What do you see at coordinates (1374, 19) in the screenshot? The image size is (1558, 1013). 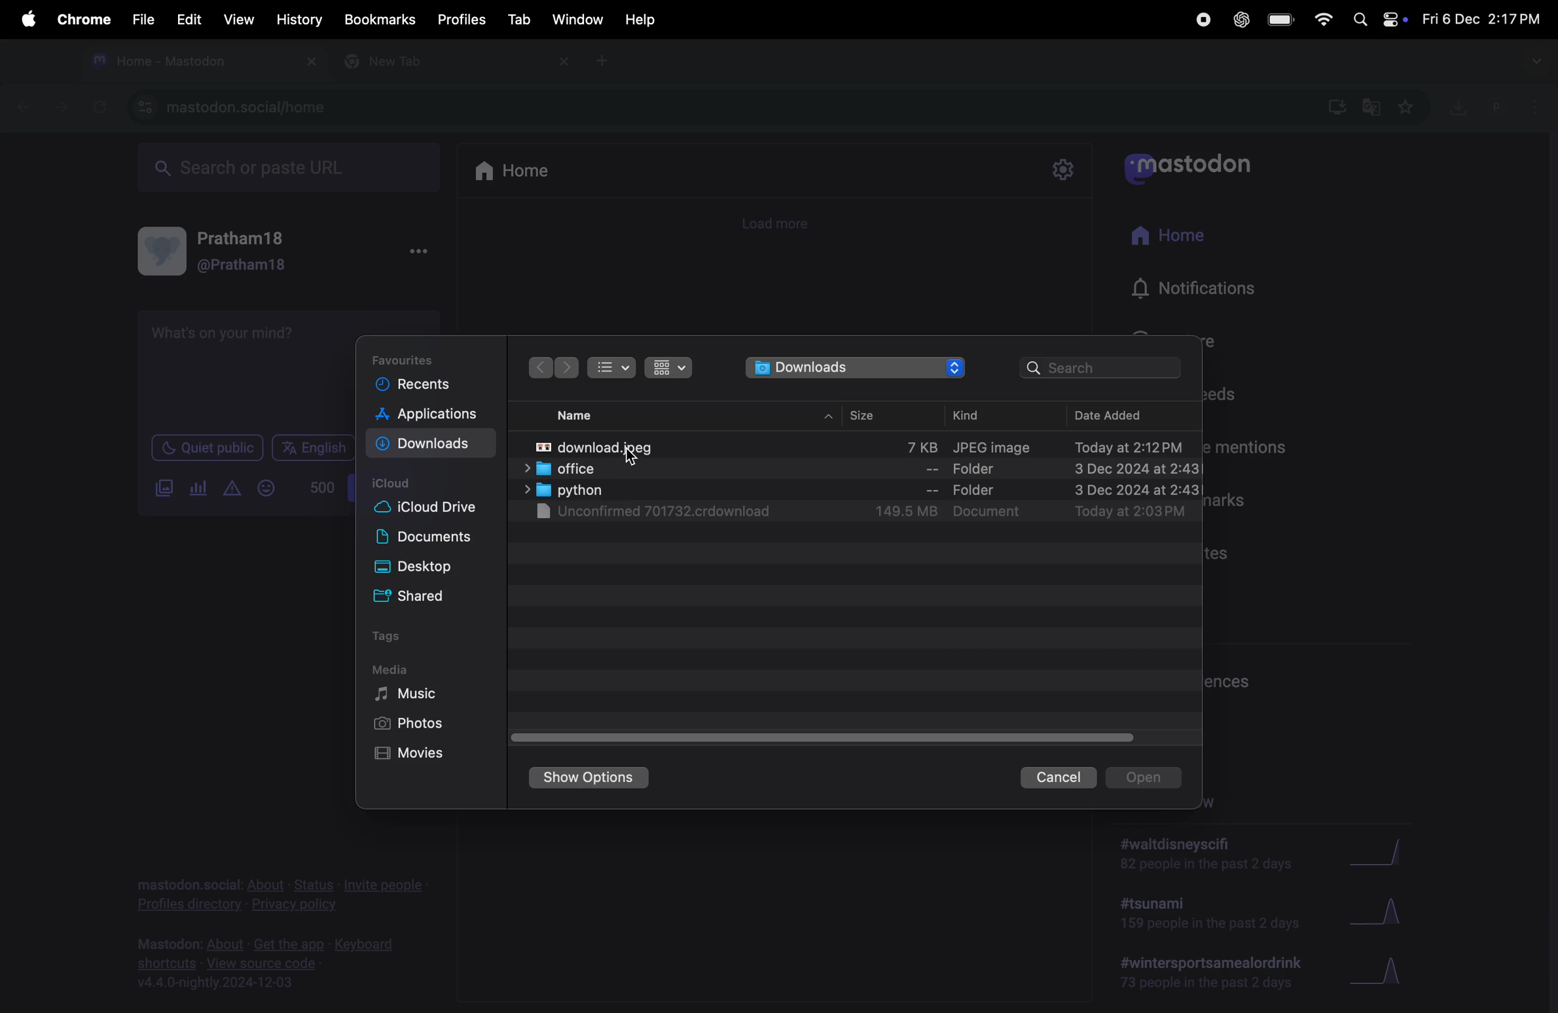 I see `apple widgets` at bounding box center [1374, 19].